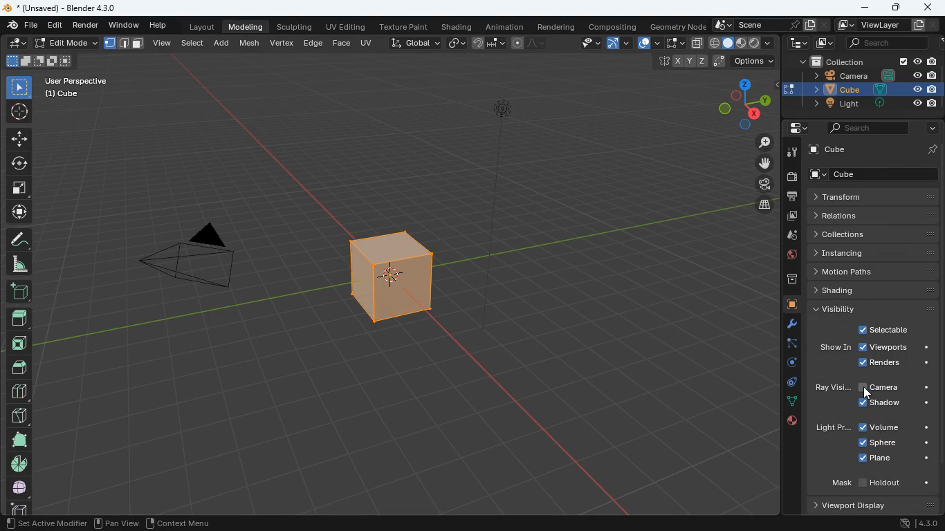 This screenshot has width=945, height=531. What do you see at coordinates (915, 524) in the screenshot?
I see `version` at bounding box center [915, 524].